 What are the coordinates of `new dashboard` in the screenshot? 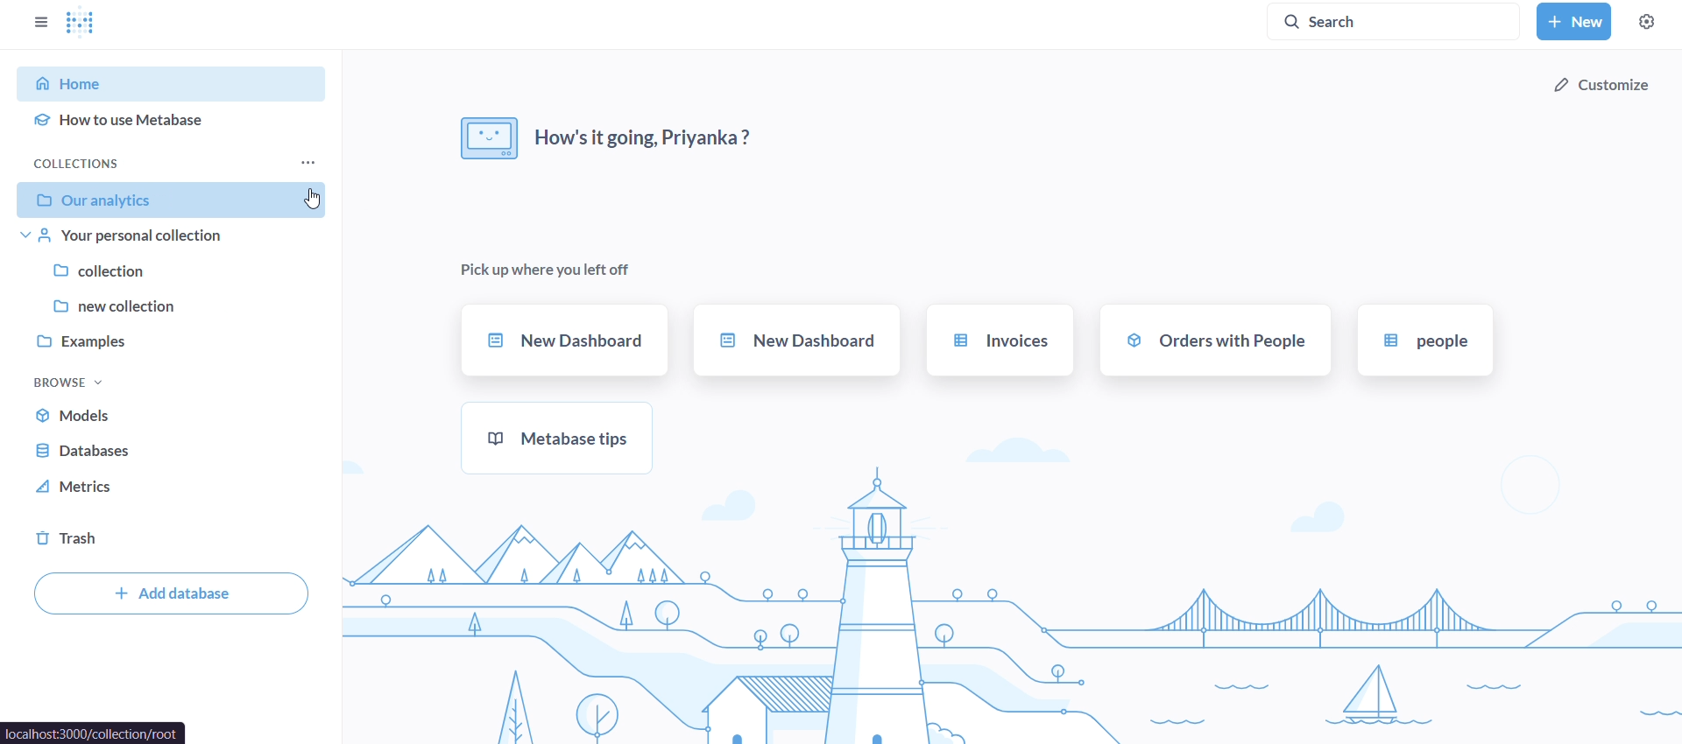 It's located at (564, 340).